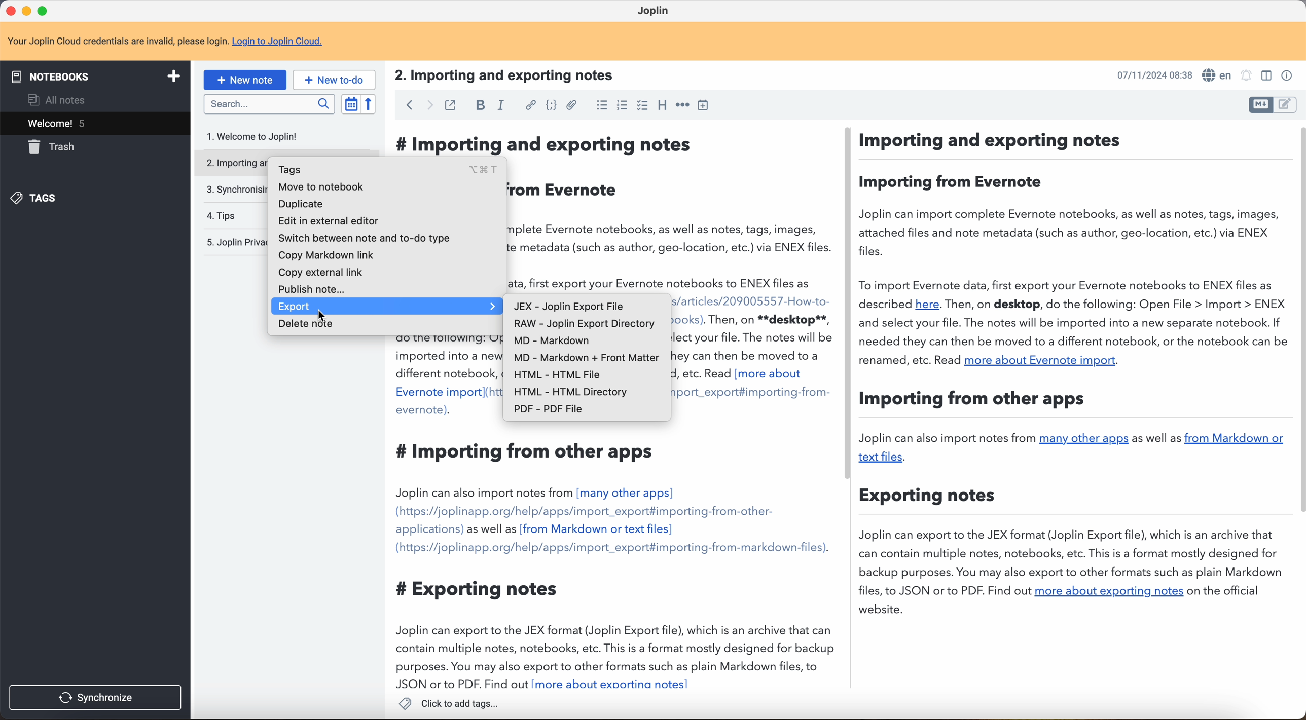 The height and width of the screenshot is (720, 1306). Describe the element at coordinates (97, 698) in the screenshot. I see `synchronize` at that location.